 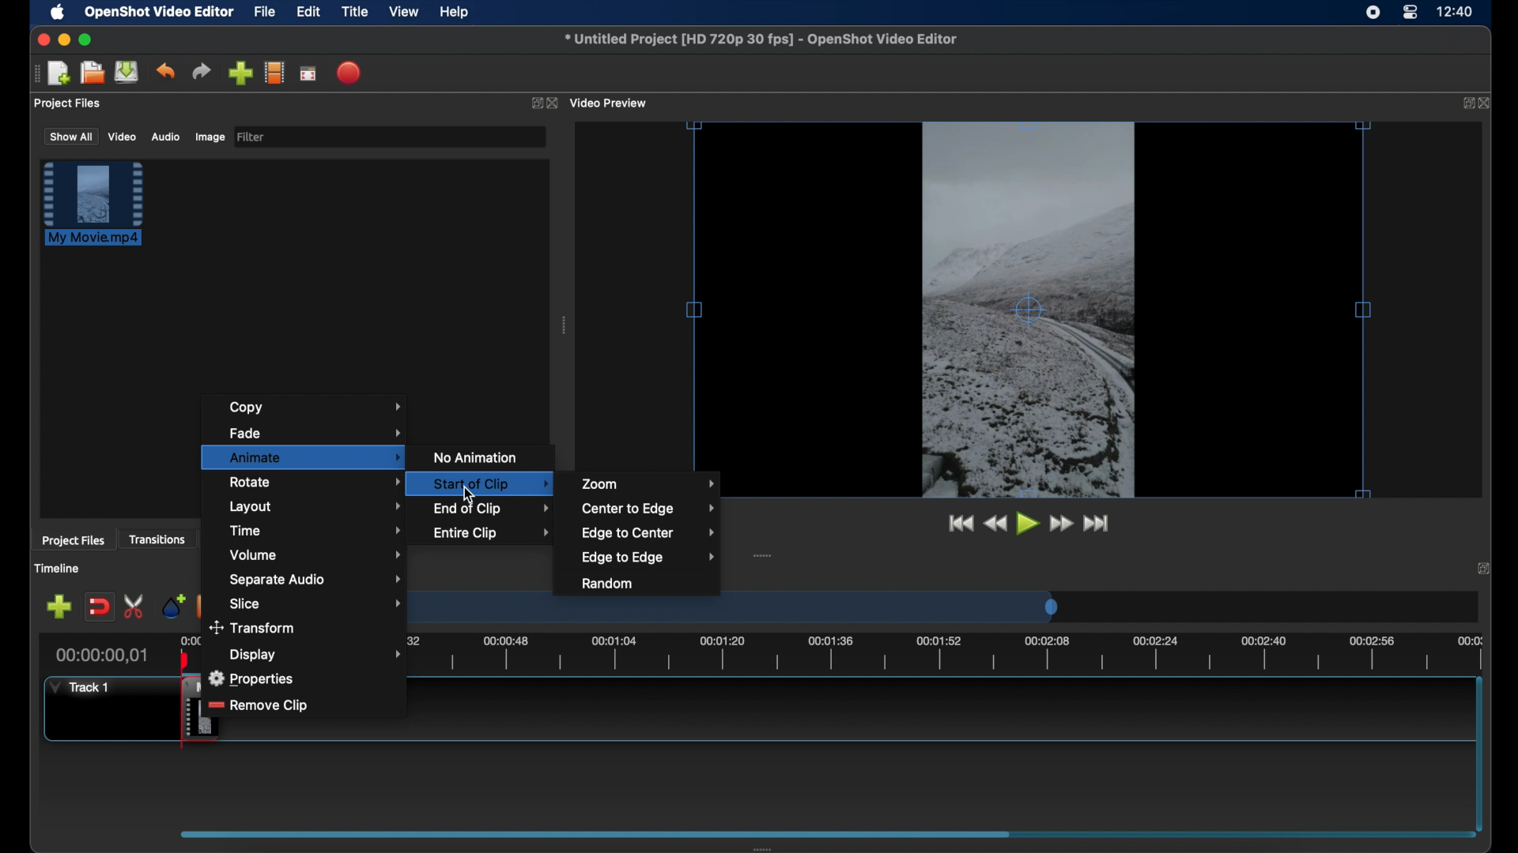 I want to click on remove clip, so click(x=259, y=706).